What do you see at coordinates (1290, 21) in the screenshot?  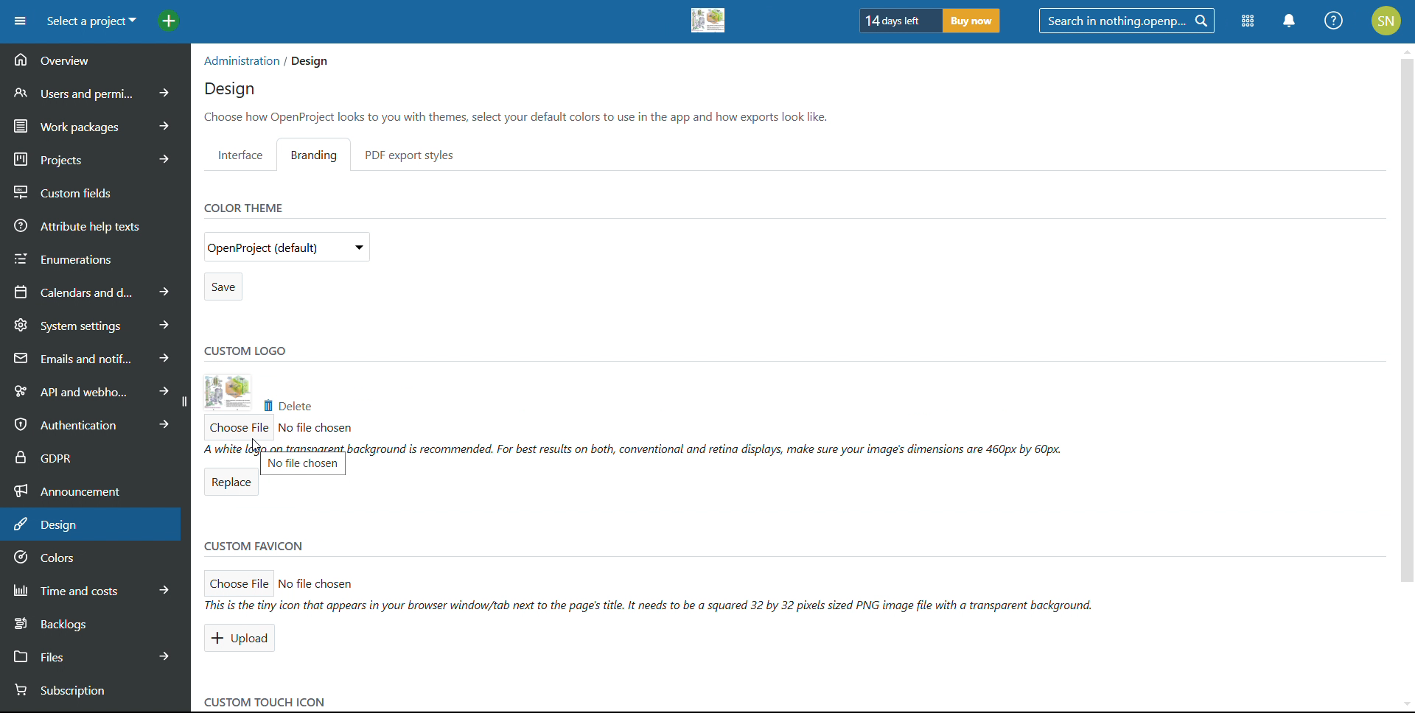 I see `notifications` at bounding box center [1290, 21].